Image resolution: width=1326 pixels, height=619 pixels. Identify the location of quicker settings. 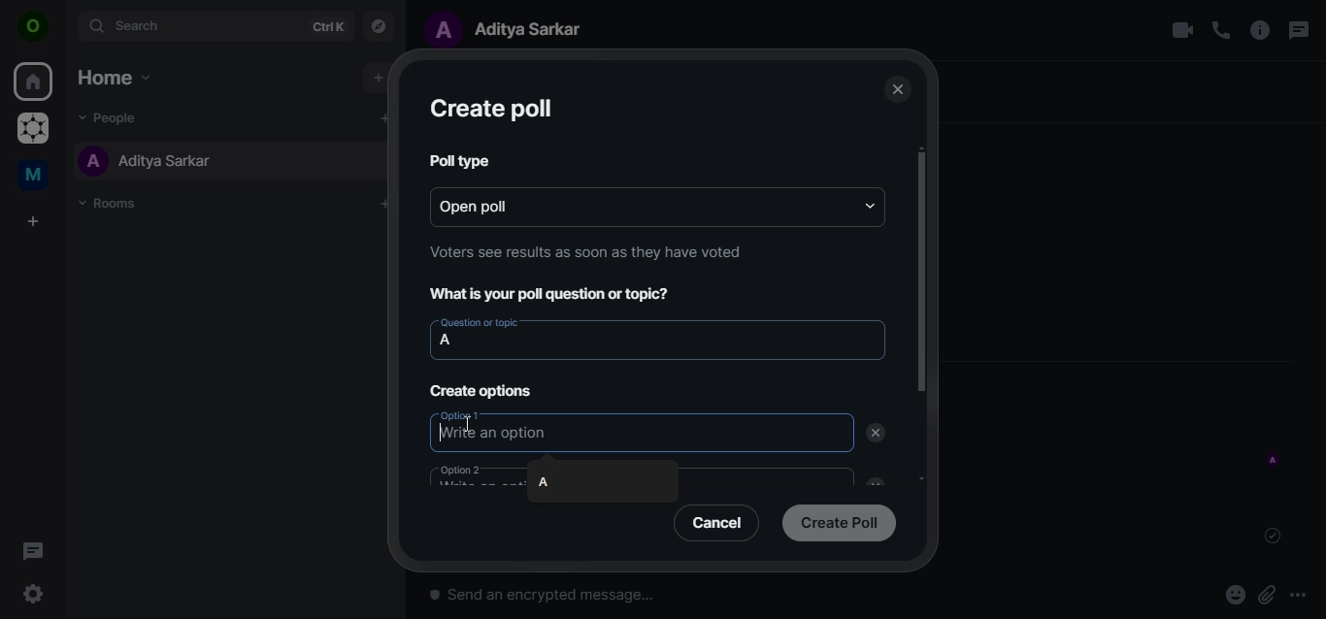
(36, 595).